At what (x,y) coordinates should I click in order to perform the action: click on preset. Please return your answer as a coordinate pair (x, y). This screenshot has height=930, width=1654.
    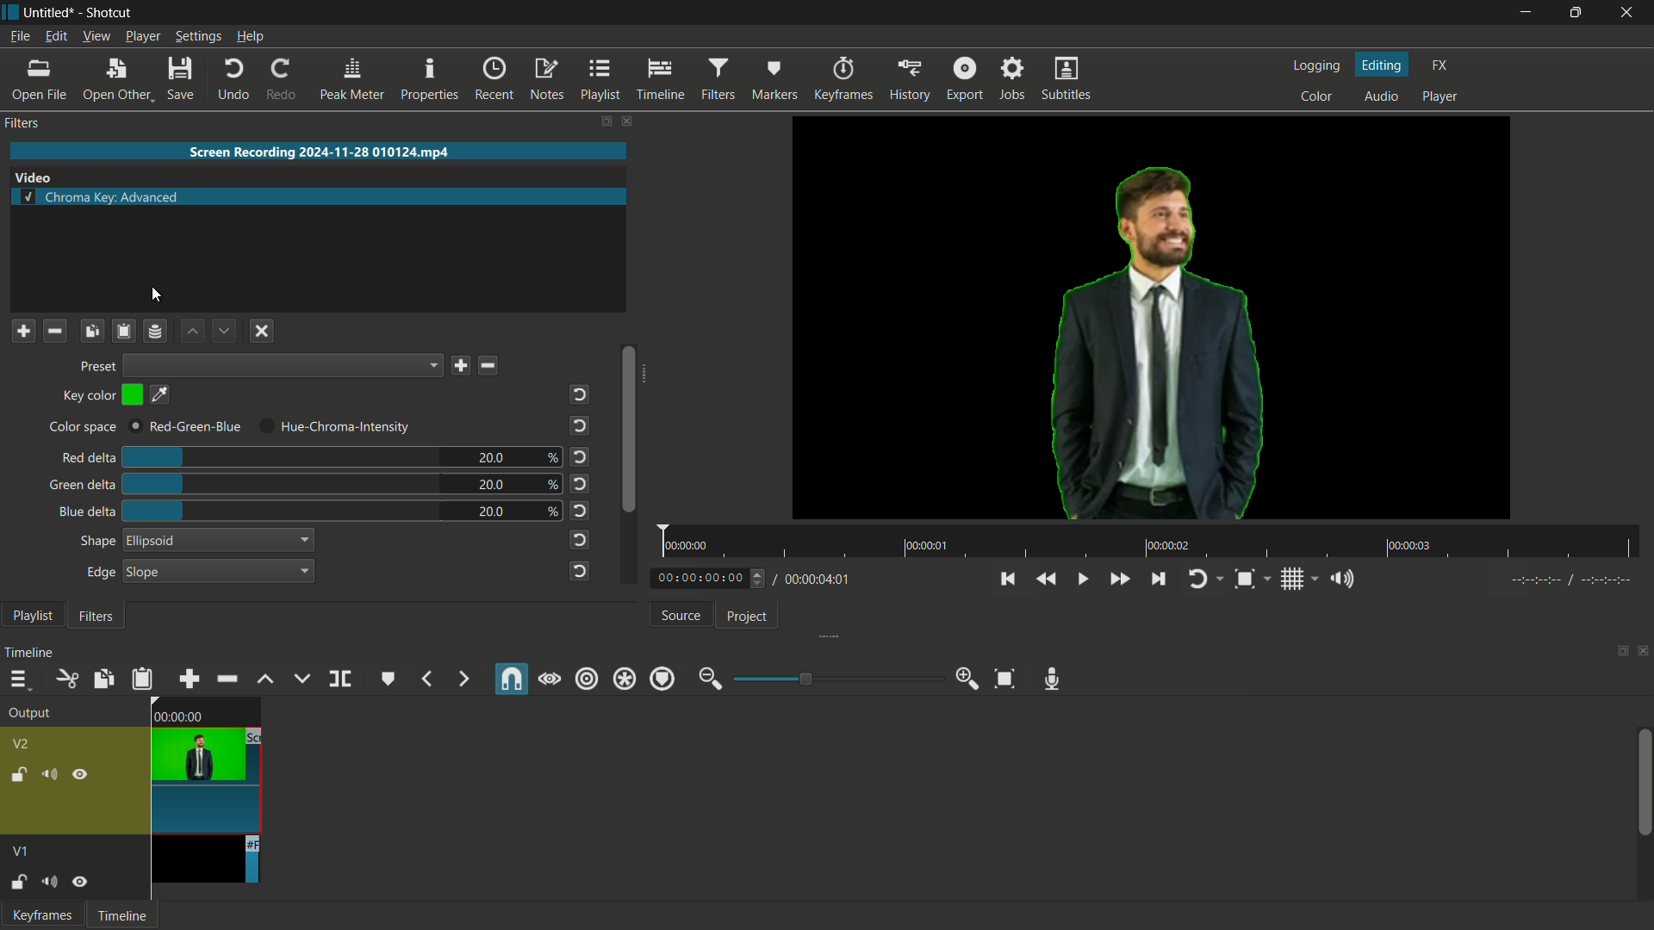
    Looking at the image, I should click on (96, 368).